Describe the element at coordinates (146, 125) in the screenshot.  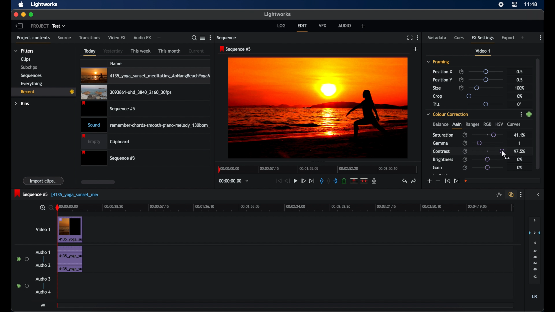
I see `audio clip` at that location.